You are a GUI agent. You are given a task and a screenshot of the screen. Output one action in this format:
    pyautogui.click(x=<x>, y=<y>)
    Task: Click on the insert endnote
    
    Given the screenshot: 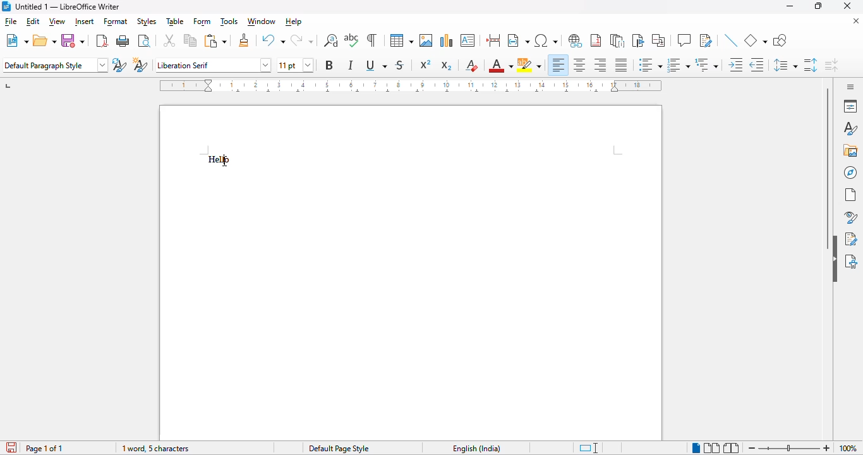 What is the action you would take?
    pyautogui.click(x=618, y=42)
    